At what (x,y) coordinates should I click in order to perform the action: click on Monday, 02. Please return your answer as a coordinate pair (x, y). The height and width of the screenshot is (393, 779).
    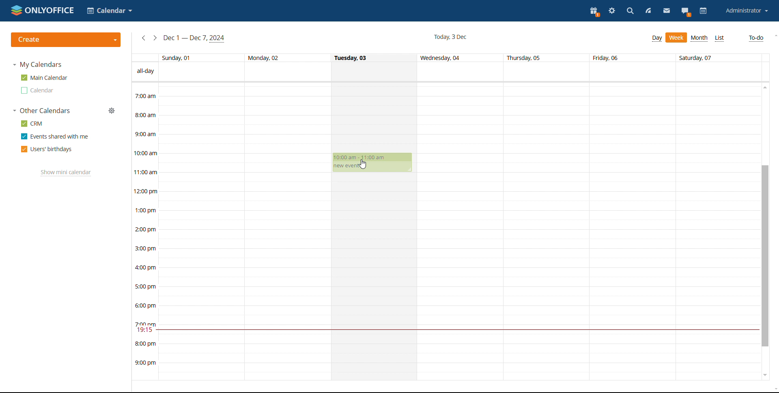
    Looking at the image, I should click on (263, 57).